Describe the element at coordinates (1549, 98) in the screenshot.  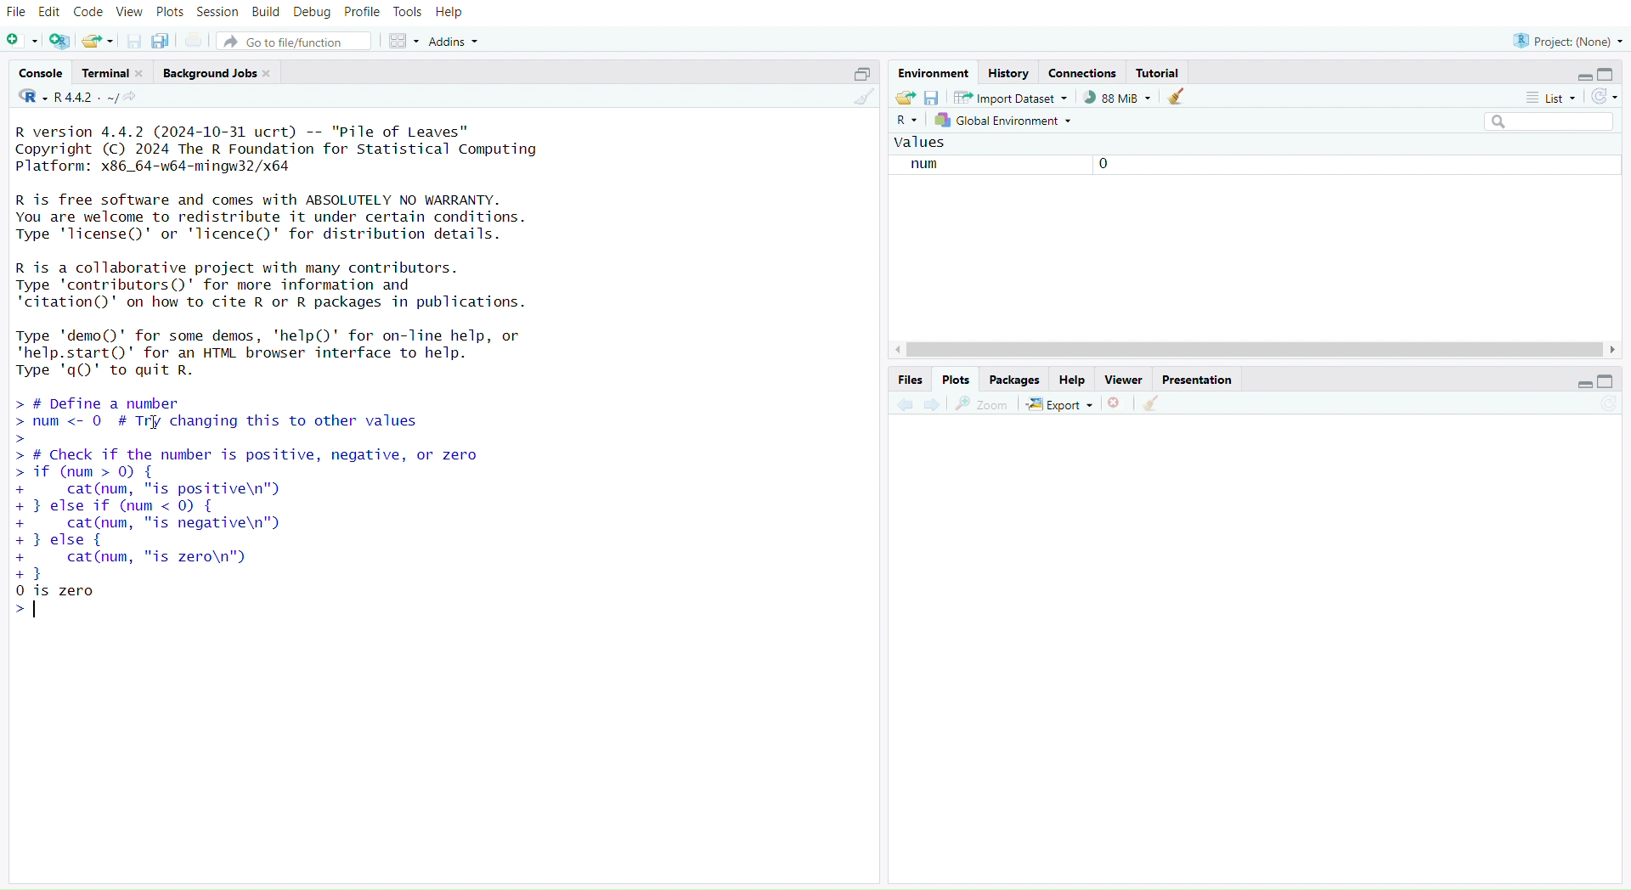
I see `list` at that location.